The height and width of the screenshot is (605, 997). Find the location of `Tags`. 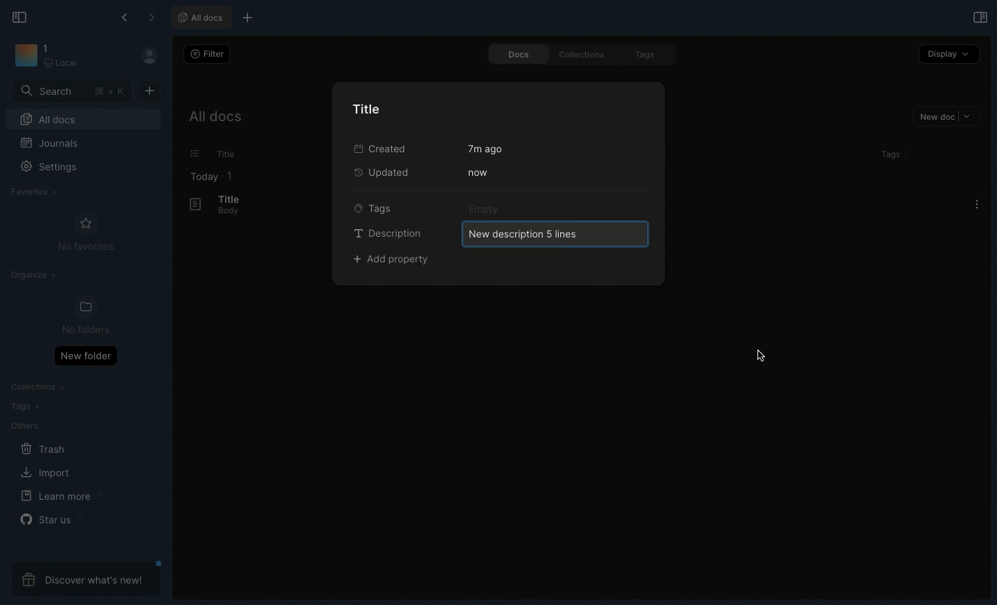

Tags is located at coordinates (888, 154).